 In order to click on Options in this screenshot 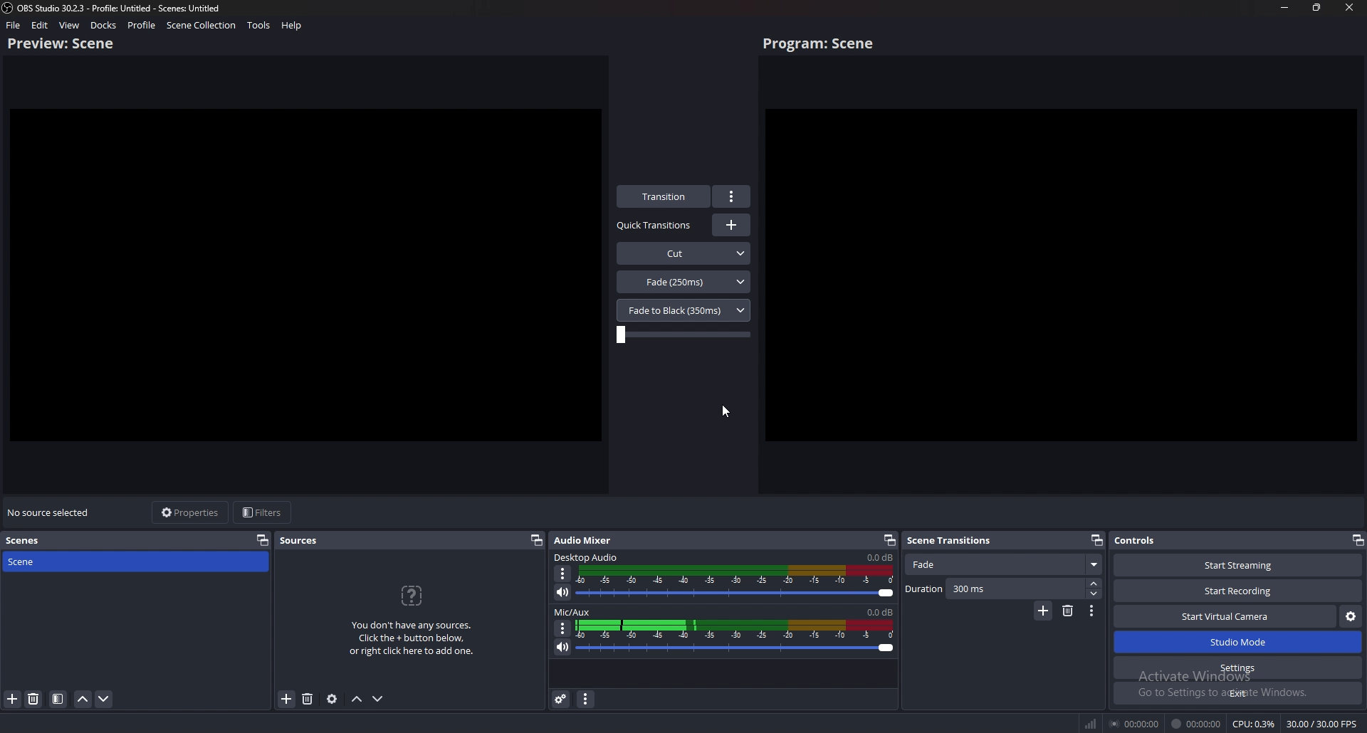, I will do `click(562, 628)`.